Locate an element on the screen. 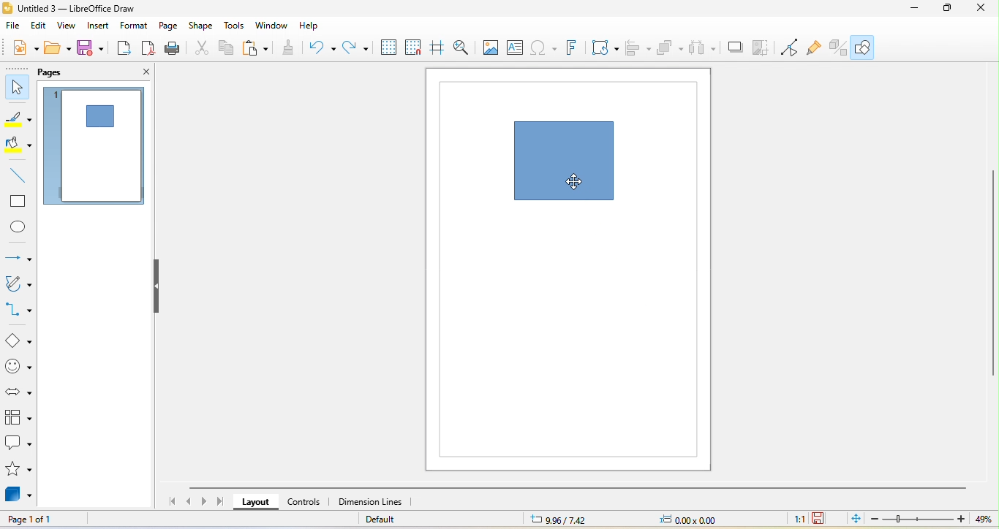 This screenshot has width=999, height=529. select is located at coordinates (16, 88).